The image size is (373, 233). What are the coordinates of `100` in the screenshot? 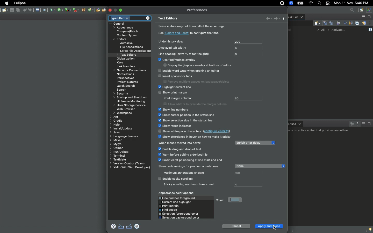 It's located at (247, 173).